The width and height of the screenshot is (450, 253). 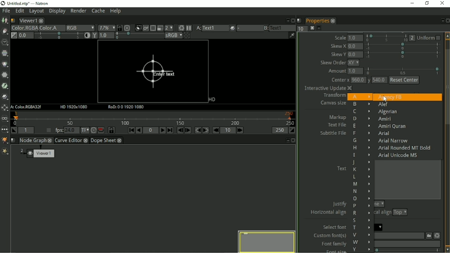 I want to click on Scale image, so click(x=129, y=28).